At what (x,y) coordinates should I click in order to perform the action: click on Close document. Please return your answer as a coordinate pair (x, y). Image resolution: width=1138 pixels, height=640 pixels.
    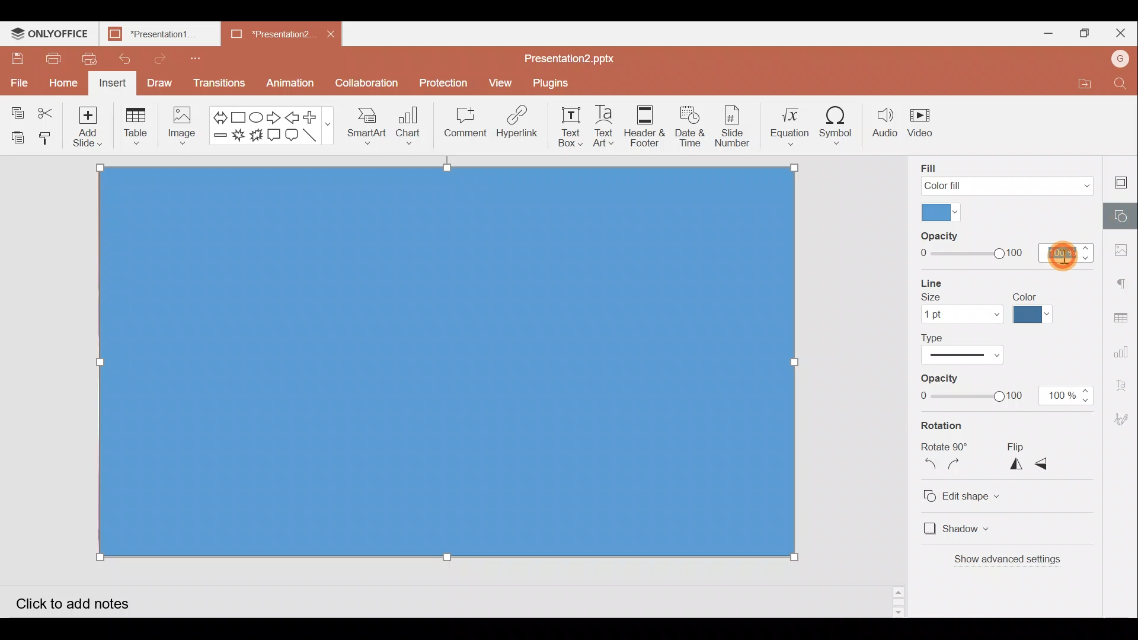
    Looking at the image, I should click on (331, 33).